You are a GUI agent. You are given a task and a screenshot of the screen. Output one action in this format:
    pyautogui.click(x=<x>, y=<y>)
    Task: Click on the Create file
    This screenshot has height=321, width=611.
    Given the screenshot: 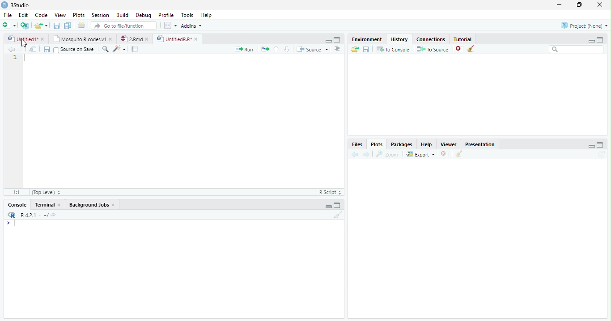 What is the action you would take?
    pyautogui.click(x=9, y=26)
    